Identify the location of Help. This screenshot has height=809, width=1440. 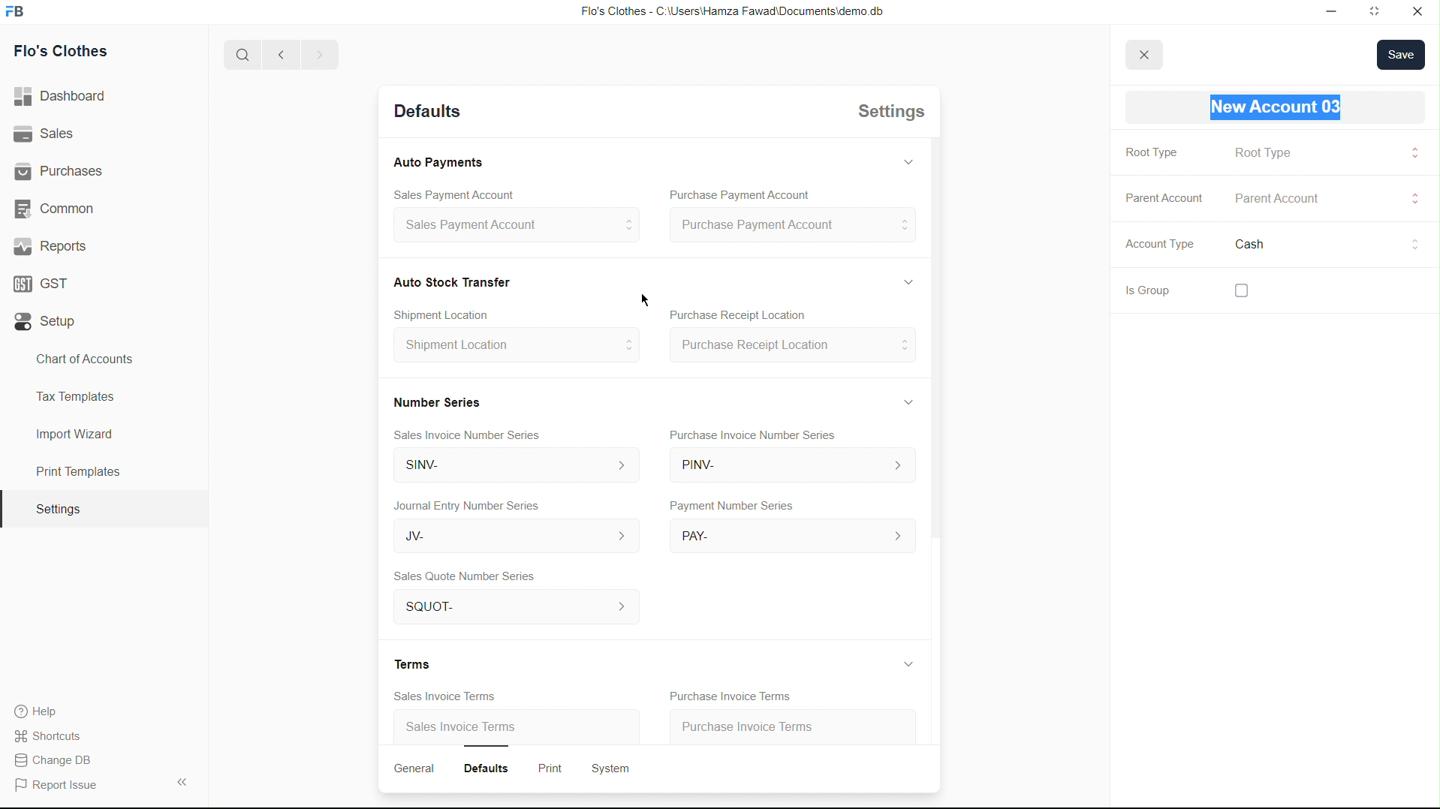
(42, 711).